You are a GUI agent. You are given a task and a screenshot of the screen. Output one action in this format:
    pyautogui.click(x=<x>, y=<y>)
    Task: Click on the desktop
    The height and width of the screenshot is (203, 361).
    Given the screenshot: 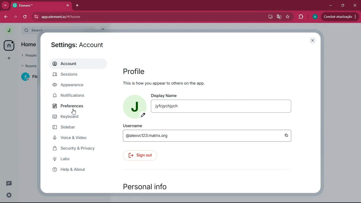 What is the action you would take?
    pyautogui.click(x=269, y=17)
    